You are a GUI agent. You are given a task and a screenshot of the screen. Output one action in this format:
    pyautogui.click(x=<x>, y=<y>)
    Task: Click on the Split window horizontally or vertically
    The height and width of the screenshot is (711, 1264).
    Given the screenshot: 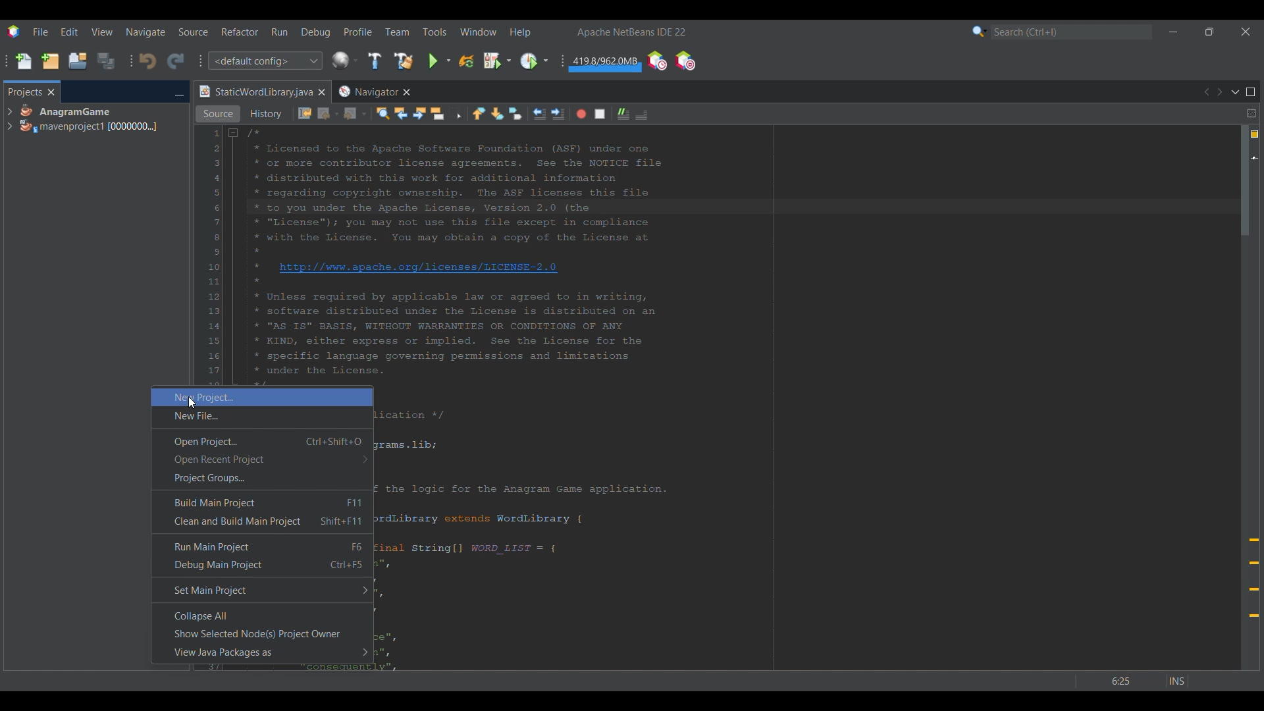 What is the action you would take?
    pyautogui.click(x=1251, y=113)
    